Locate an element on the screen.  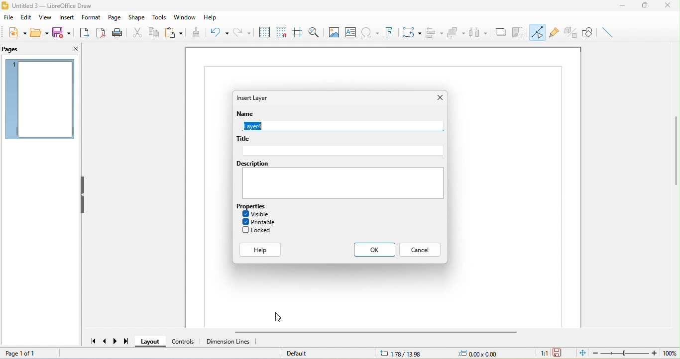
show draw function is located at coordinates (588, 32).